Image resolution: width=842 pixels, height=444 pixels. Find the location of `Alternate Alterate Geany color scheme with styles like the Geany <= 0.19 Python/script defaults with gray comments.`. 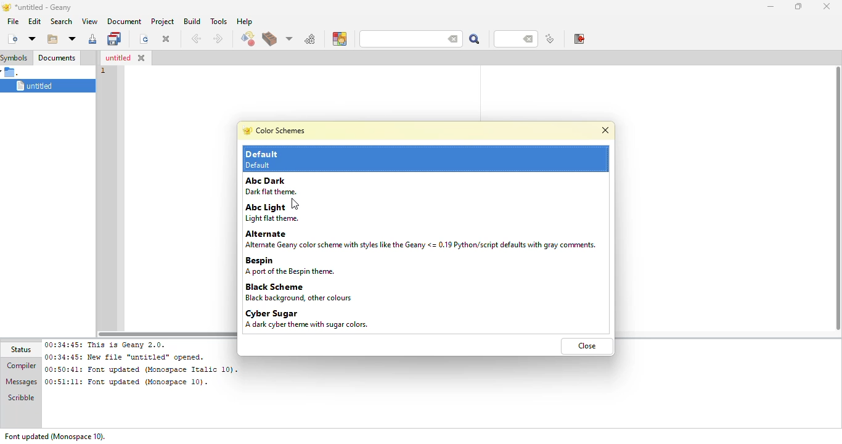

Alternate Alterate Geany color scheme with styles like the Geany <= 0.19 Python/script defaults with gray comments. is located at coordinates (423, 240).